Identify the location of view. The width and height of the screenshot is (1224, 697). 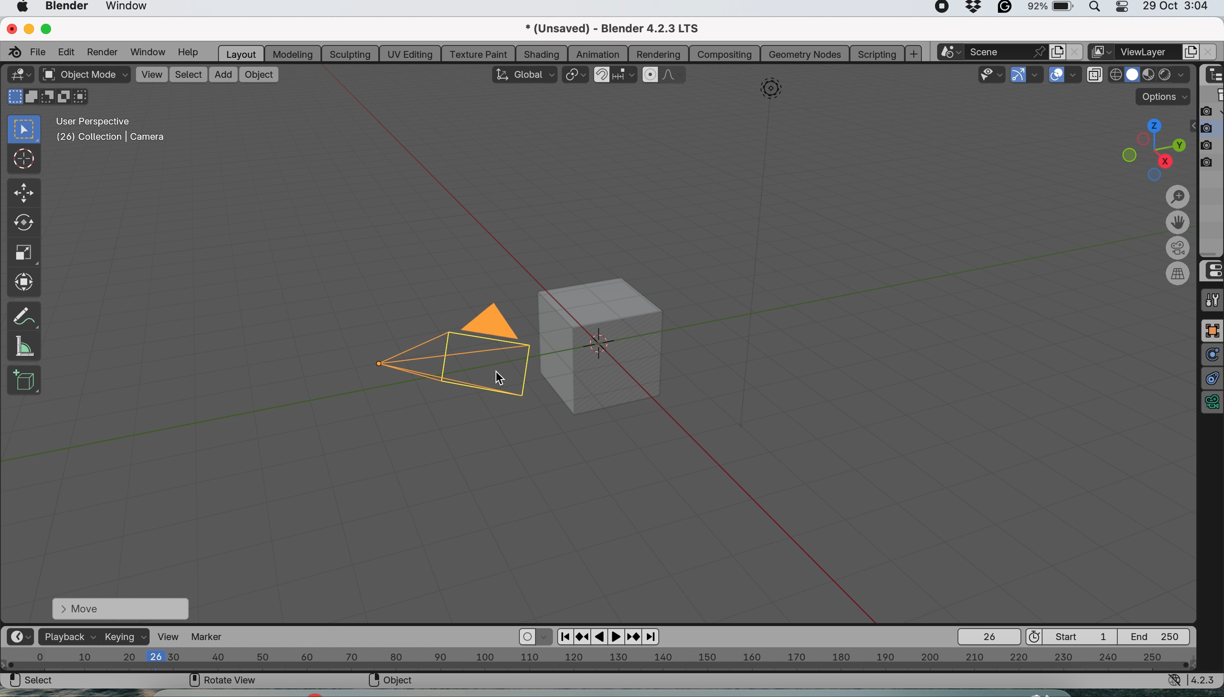
(170, 636).